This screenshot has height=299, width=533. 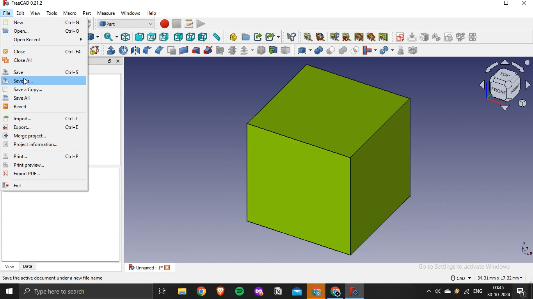 I want to click on help, so click(x=152, y=13).